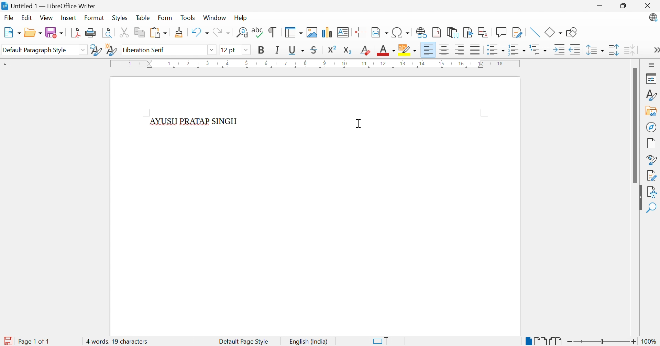 The height and width of the screenshot is (346, 660). I want to click on Insert Special Characters, so click(401, 32).